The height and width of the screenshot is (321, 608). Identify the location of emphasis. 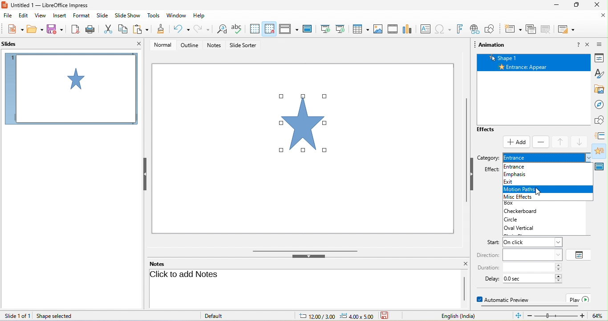
(533, 174).